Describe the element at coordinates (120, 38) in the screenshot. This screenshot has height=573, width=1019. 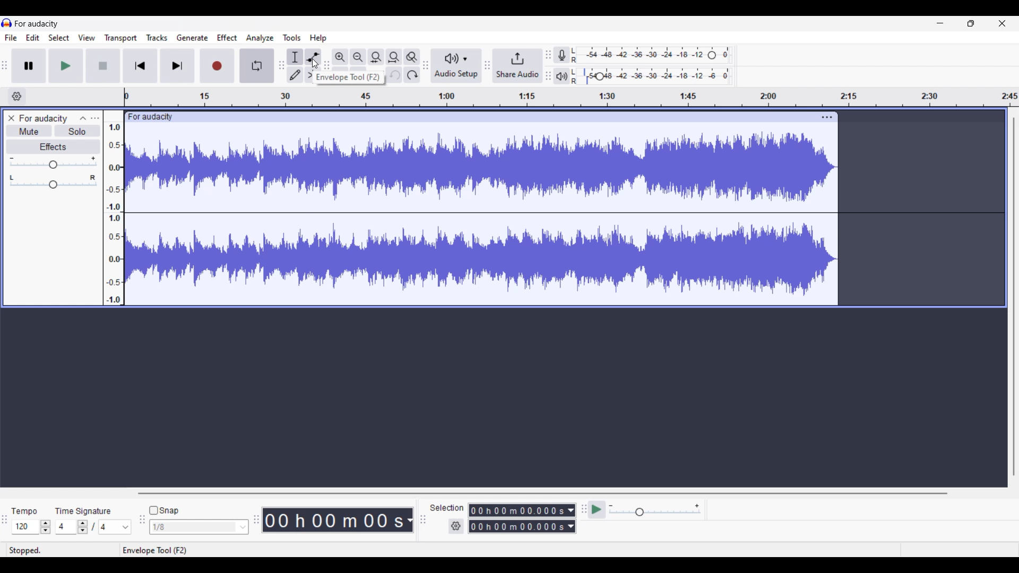
I see `Transport` at that location.